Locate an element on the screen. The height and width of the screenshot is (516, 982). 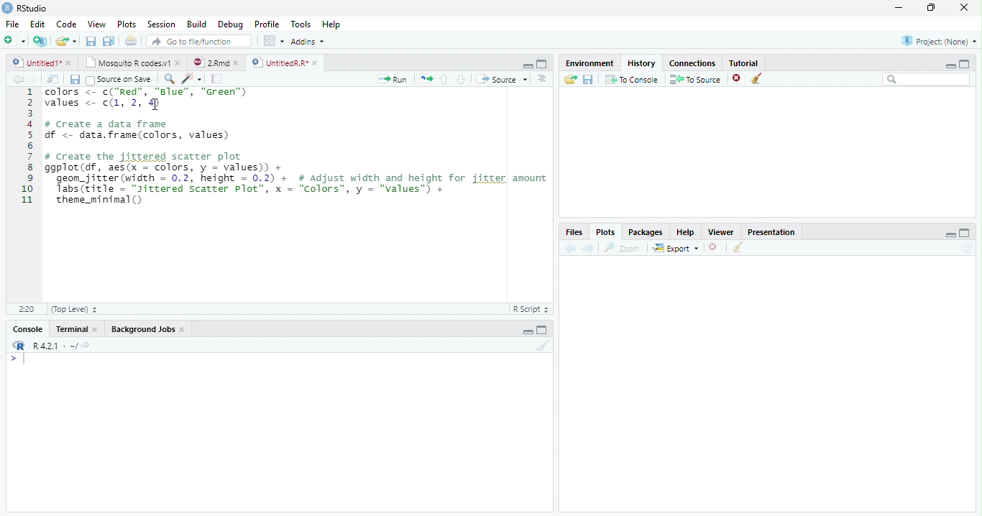
Open an existing file is located at coordinates (60, 41).